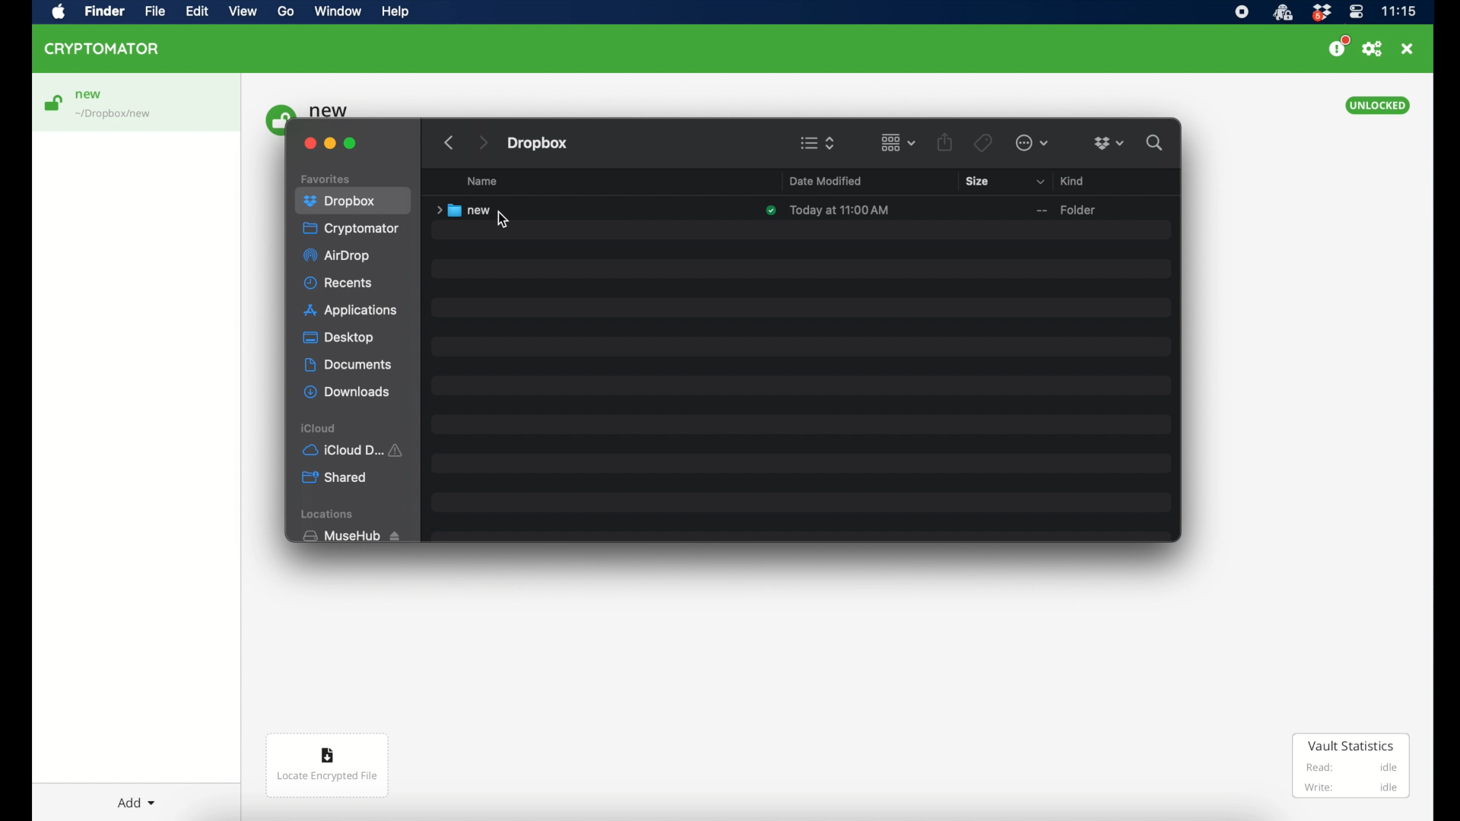 This screenshot has height=821, width=1460. Describe the element at coordinates (1351, 766) in the screenshot. I see `vault statistics` at that location.